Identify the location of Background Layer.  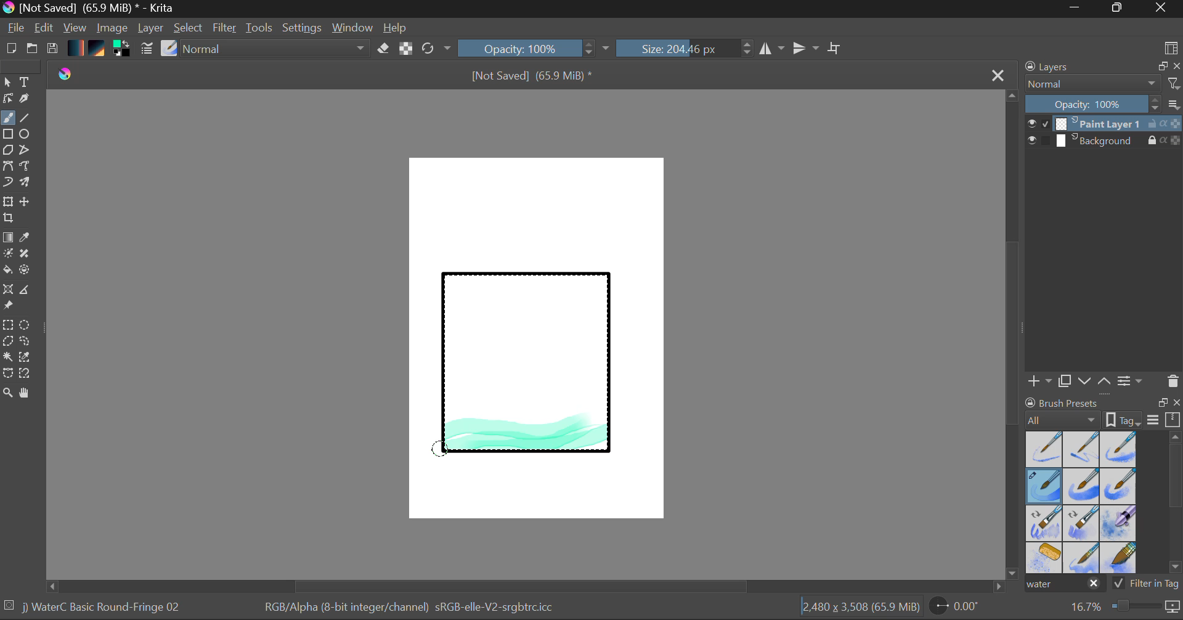
(1104, 141).